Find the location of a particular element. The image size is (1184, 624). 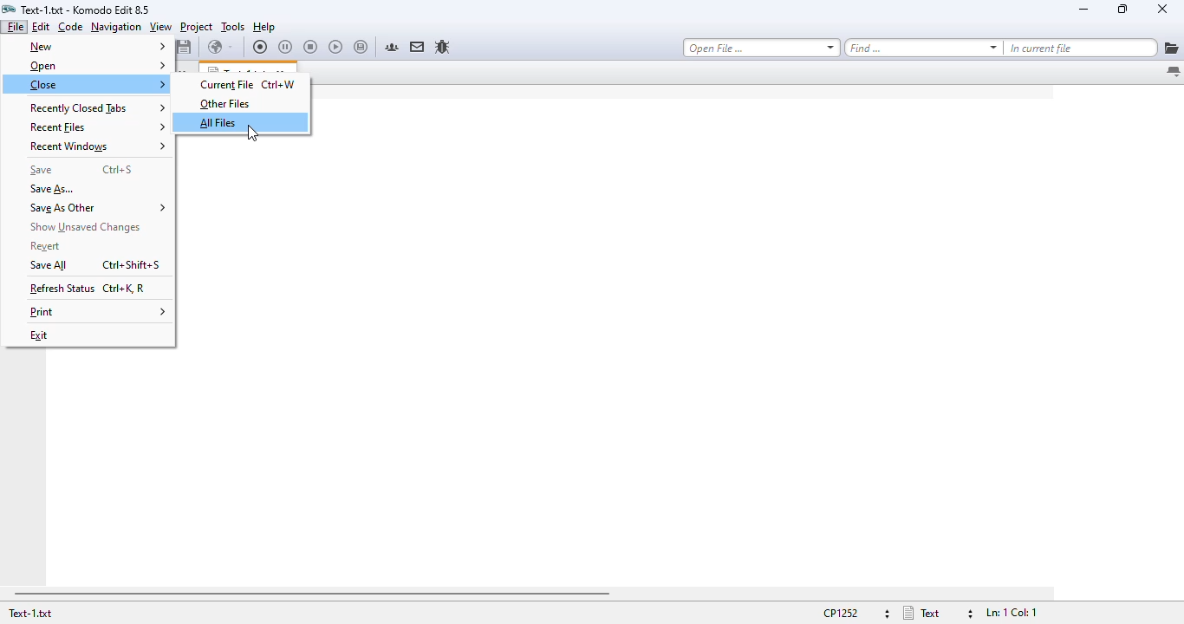

shortcut for save all is located at coordinates (133, 265).